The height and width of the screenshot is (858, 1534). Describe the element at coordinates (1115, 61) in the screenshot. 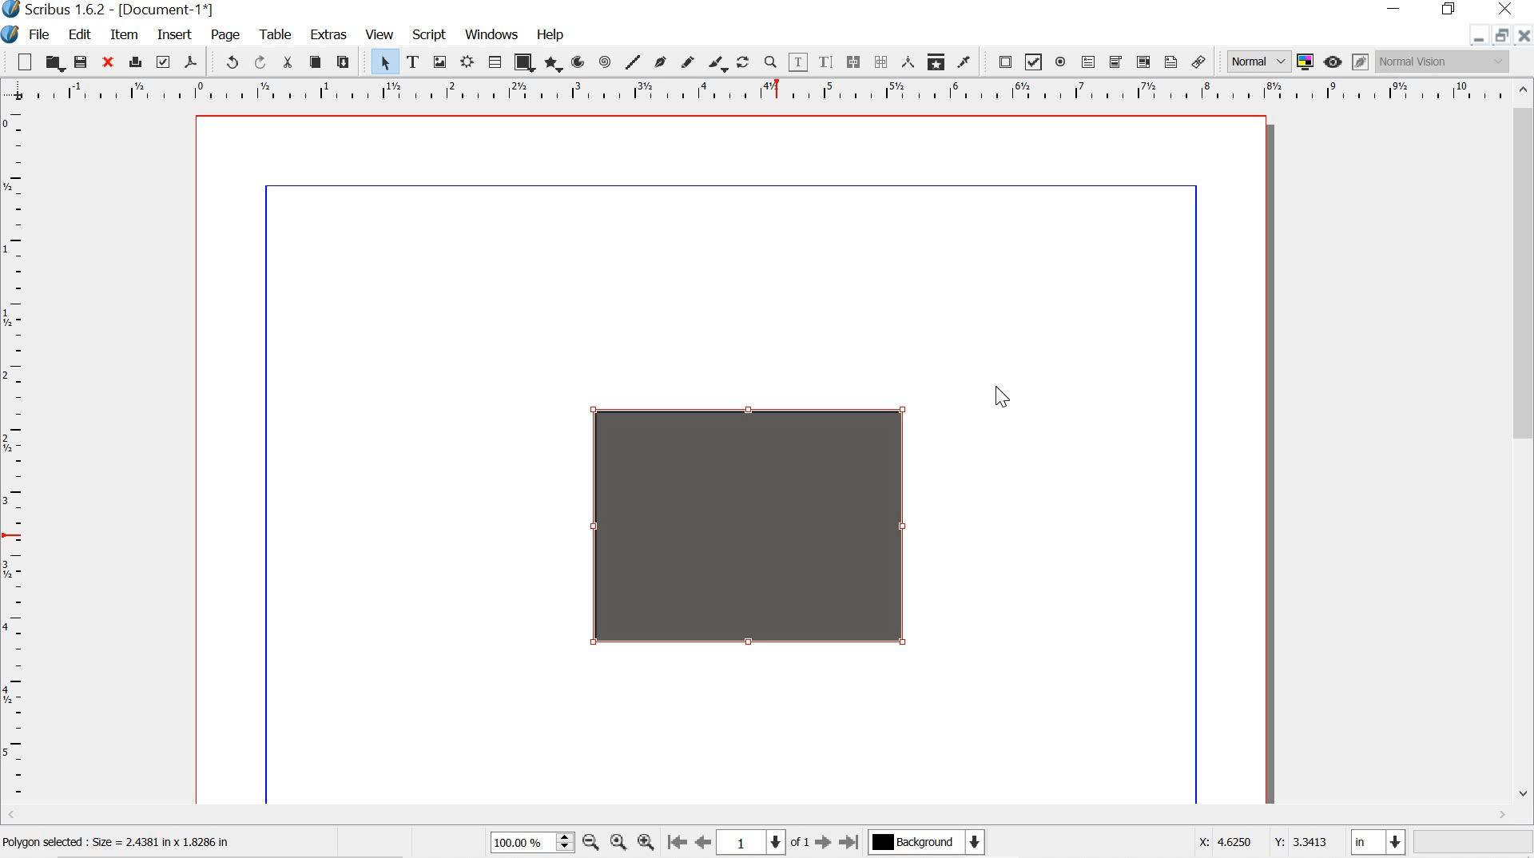

I see `pdf combo box` at that location.